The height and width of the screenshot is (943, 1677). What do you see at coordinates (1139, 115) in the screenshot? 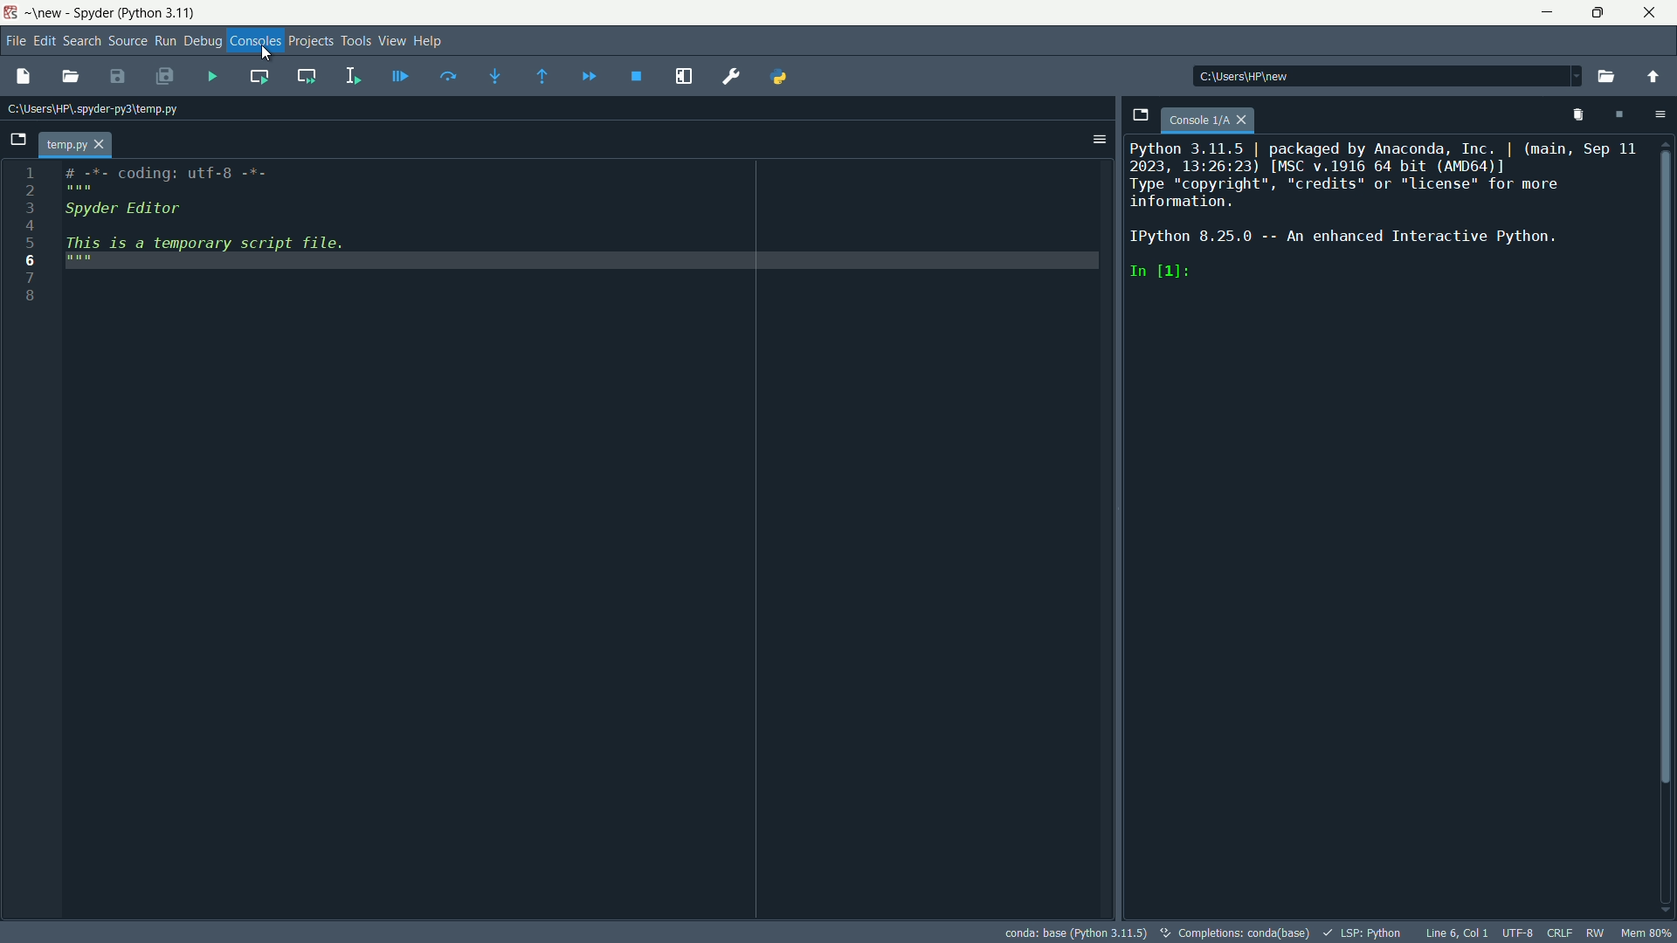
I see `browse tabs` at bounding box center [1139, 115].